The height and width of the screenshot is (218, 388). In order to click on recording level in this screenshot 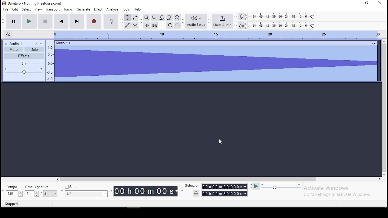, I will do `click(283, 17)`.